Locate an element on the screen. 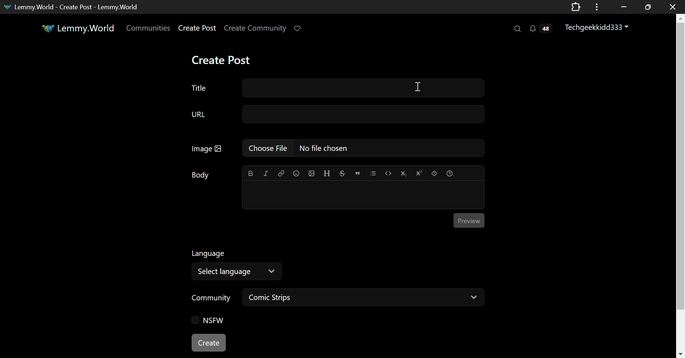 The height and width of the screenshot is (358, 685). Post Body Editing Textbox is located at coordinates (362, 196).